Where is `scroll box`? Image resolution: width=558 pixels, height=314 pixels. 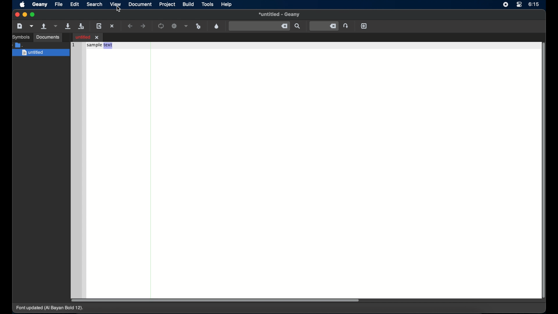 scroll box is located at coordinates (215, 300).